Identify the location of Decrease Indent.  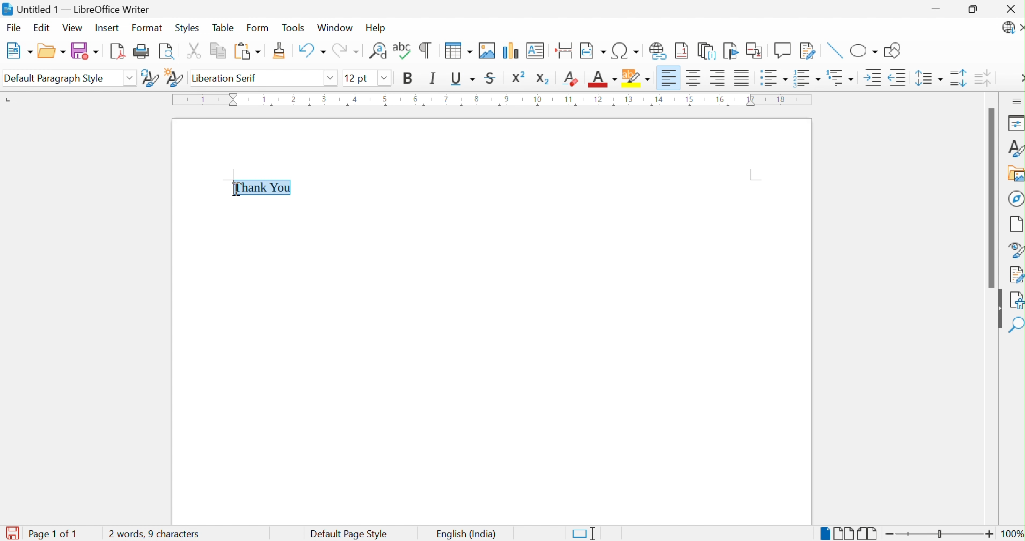
(898, 77).